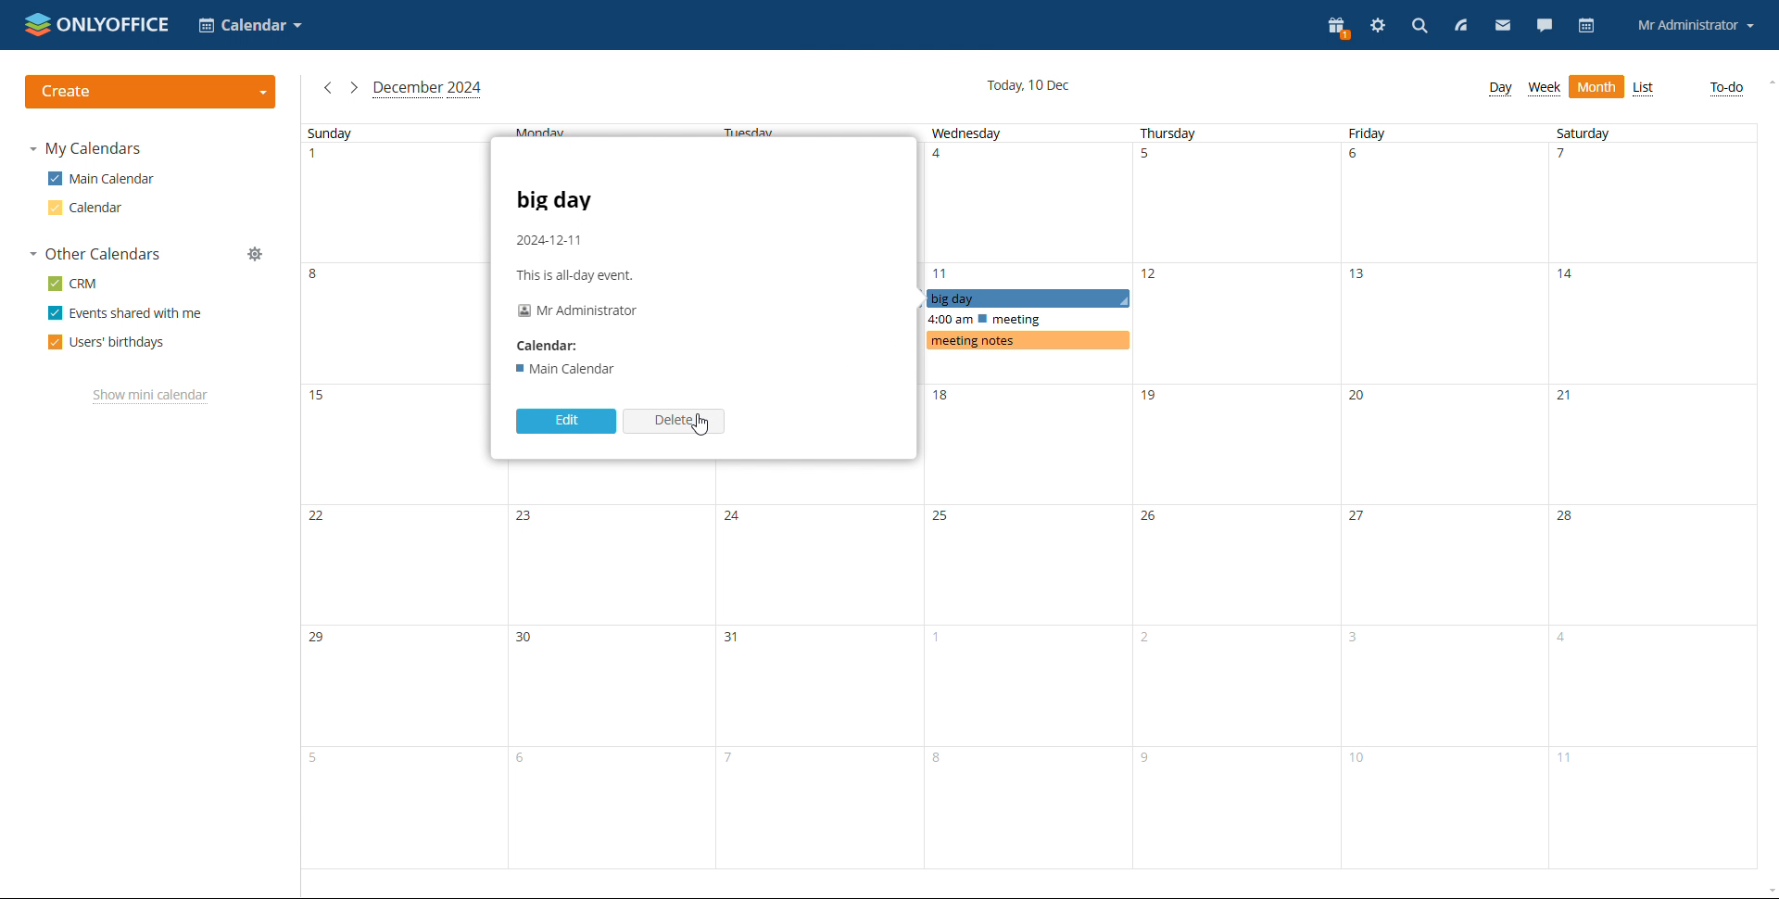  I want to click on current month, so click(427, 90).